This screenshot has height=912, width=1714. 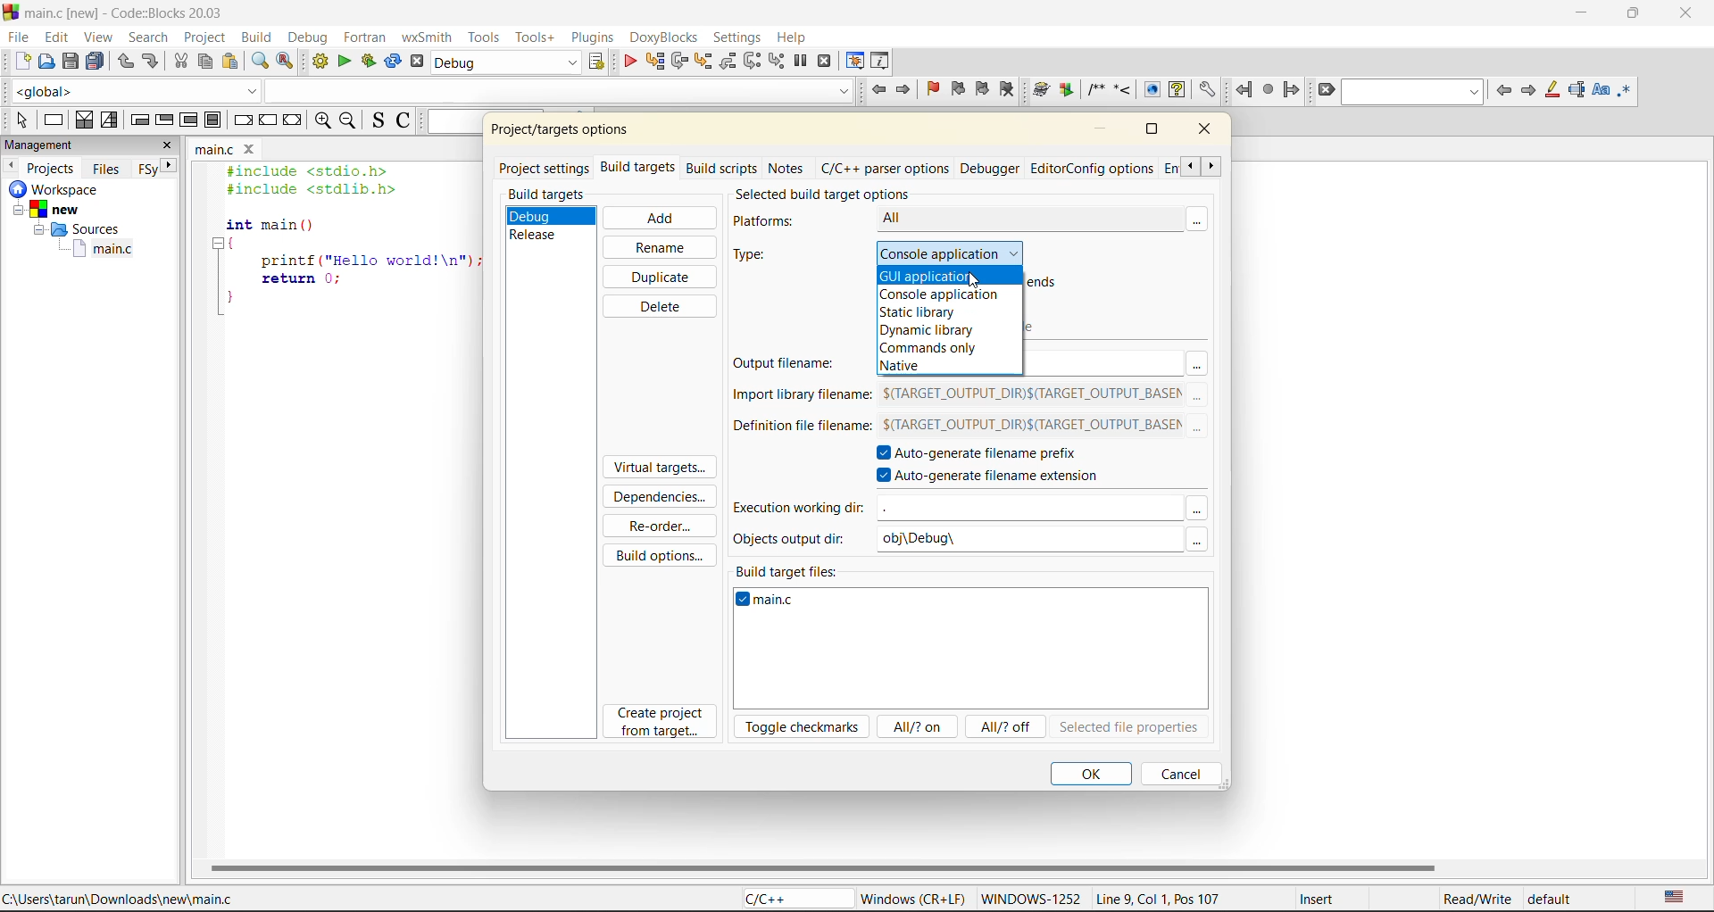 I want to click on show select target dialog, so click(x=595, y=60).